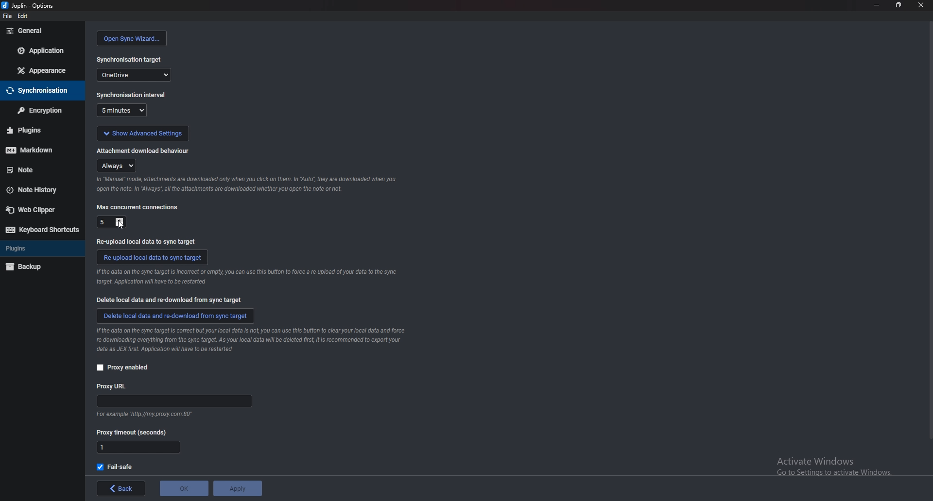 The height and width of the screenshot is (501, 933). What do you see at coordinates (134, 75) in the screenshot?
I see `one drive` at bounding box center [134, 75].